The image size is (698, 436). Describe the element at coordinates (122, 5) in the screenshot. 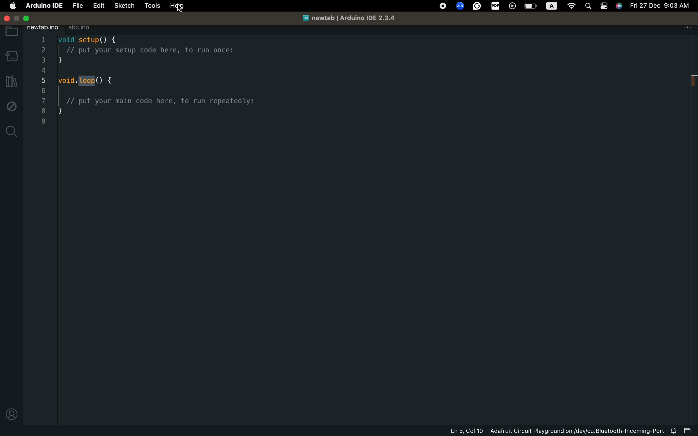

I see `sketch` at that location.